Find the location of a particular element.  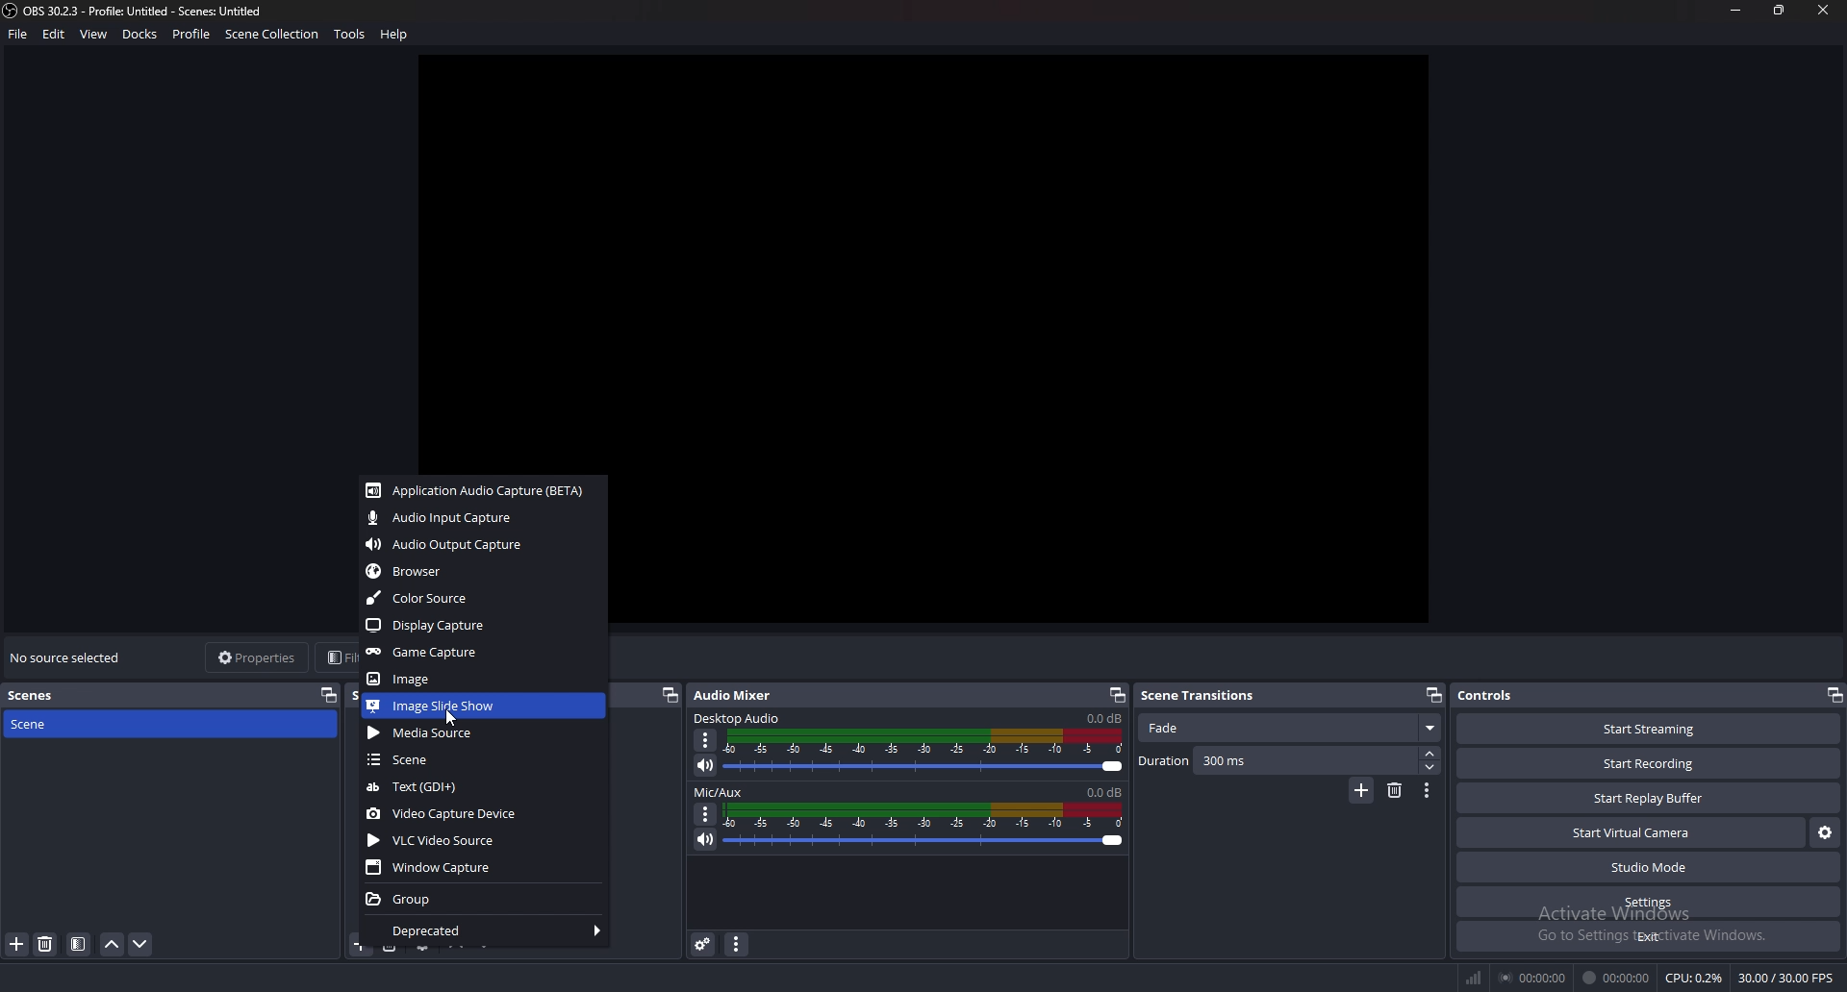

text is located at coordinates (480, 788).